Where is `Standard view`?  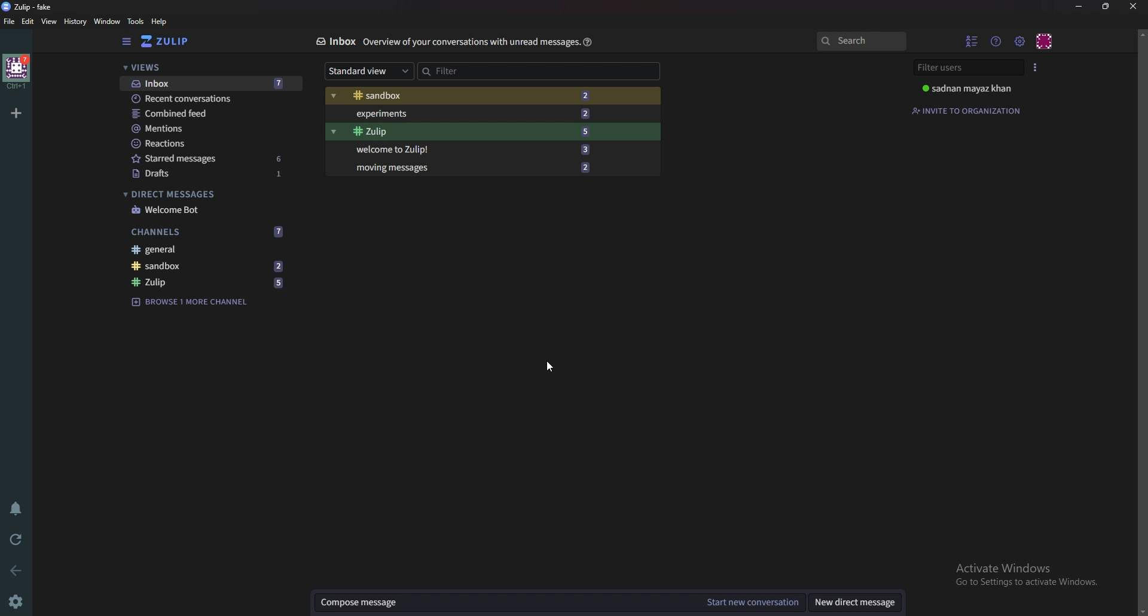
Standard view is located at coordinates (365, 71).